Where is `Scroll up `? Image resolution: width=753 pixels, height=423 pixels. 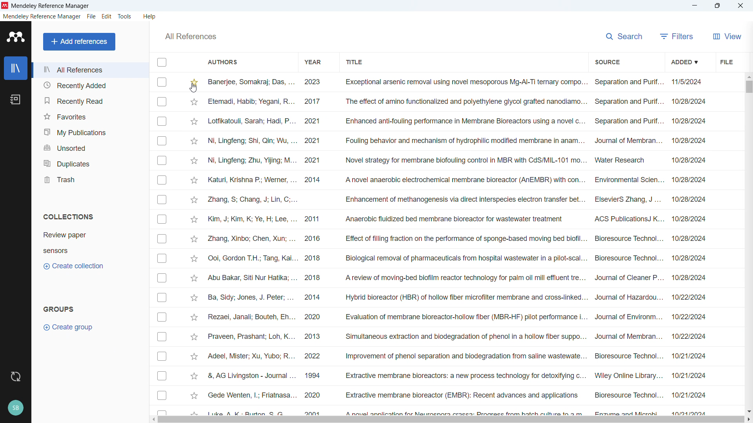 Scroll up  is located at coordinates (748, 77).